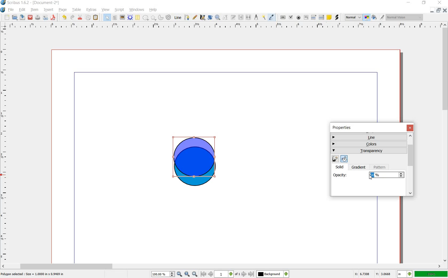 The height and width of the screenshot is (278, 448). What do you see at coordinates (359, 167) in the screenshot?
I see `gradient` at bounding box center [359, 167].